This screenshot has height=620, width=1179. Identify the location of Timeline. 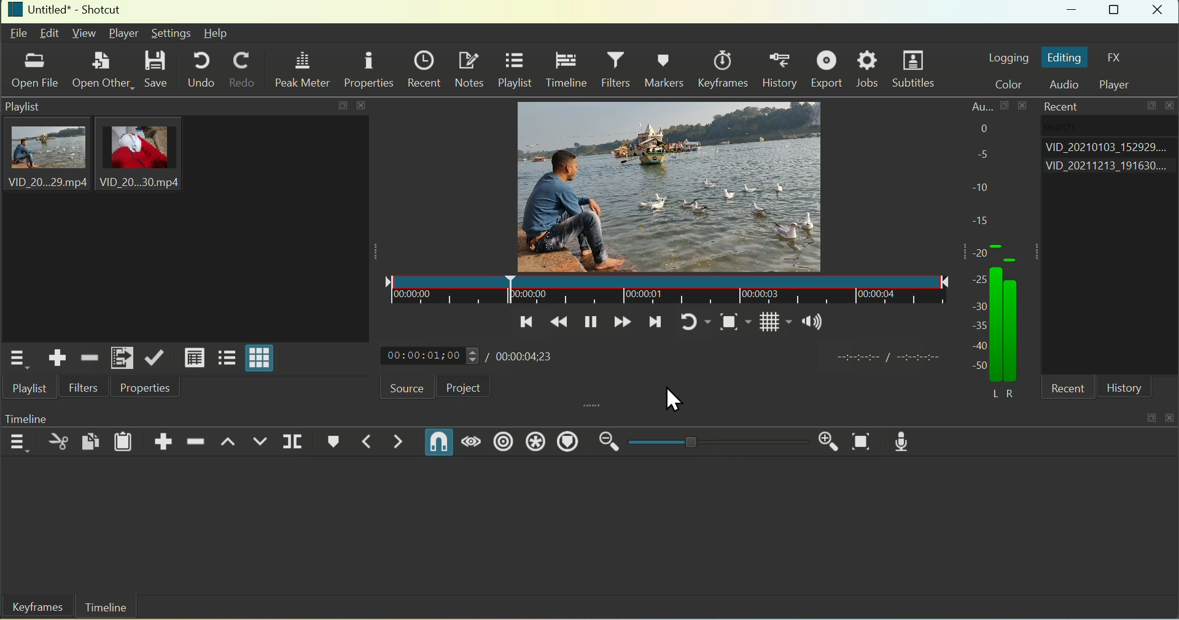
(45, 416).